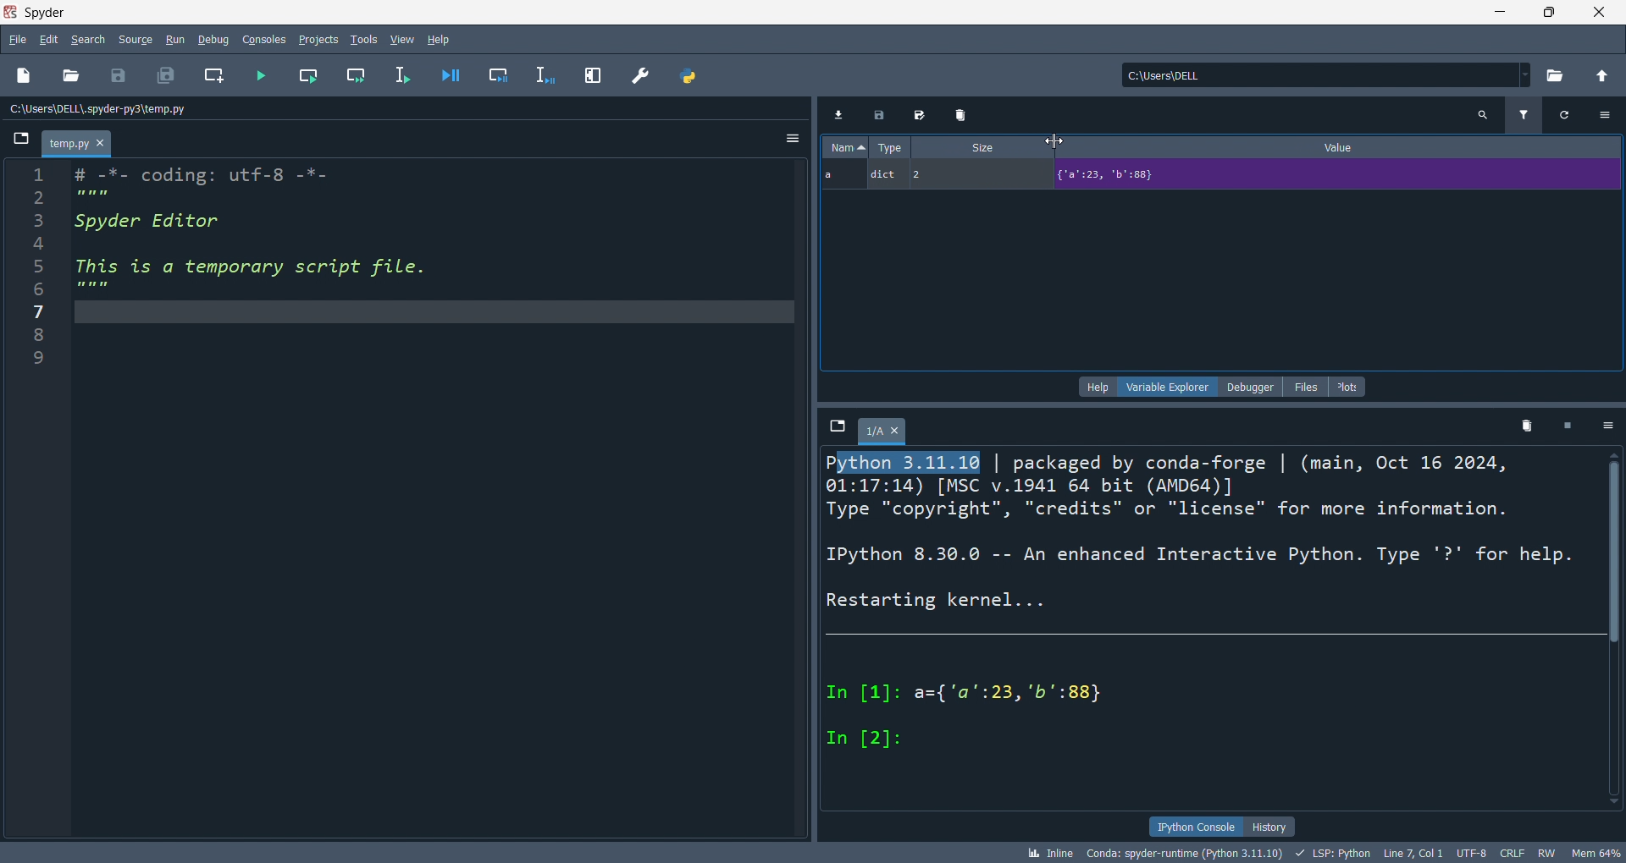  Describe the element at coordinates (455, 75) in the screenshot. I see `debug file` at that location.